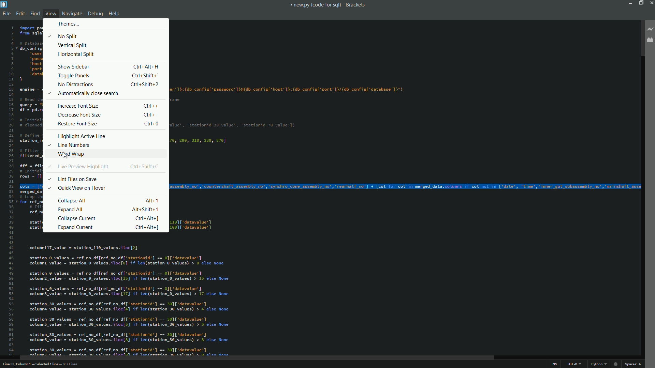  What do you see at coordinates (10, 190) in the screenshot?
I see `line numbers` at bounding box center [10, 190].